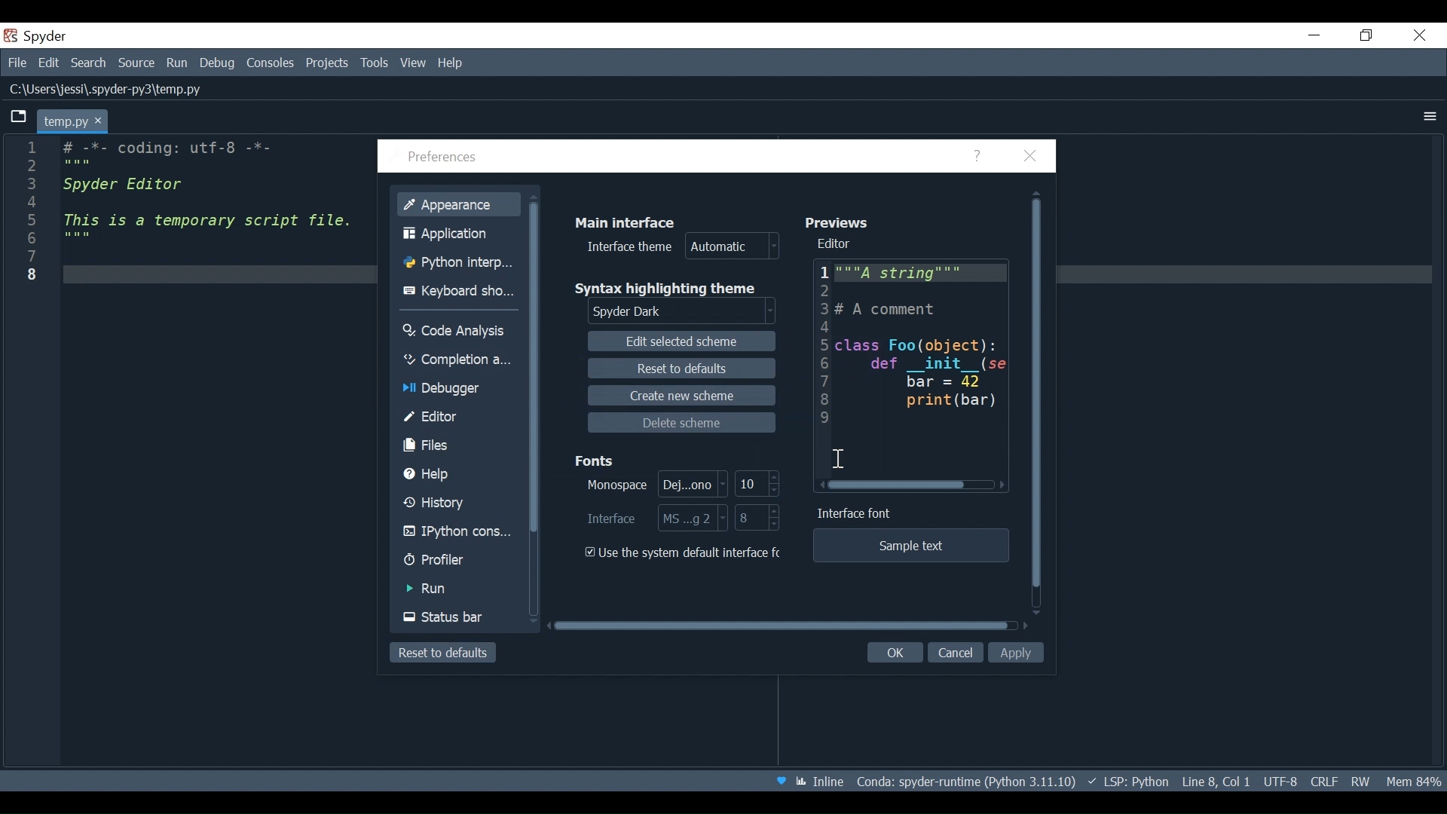  I want to click on Fonts, so click(598, 458).